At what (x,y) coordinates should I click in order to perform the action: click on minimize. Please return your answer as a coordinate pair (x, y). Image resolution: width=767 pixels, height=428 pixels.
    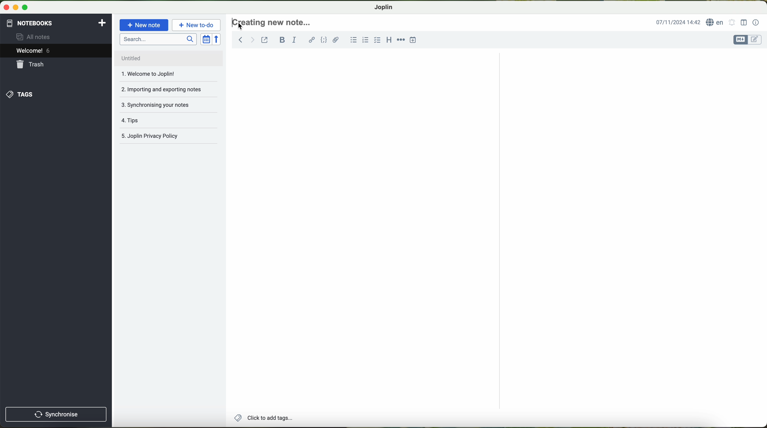
    Looking at the image, I should click on (15, 9).